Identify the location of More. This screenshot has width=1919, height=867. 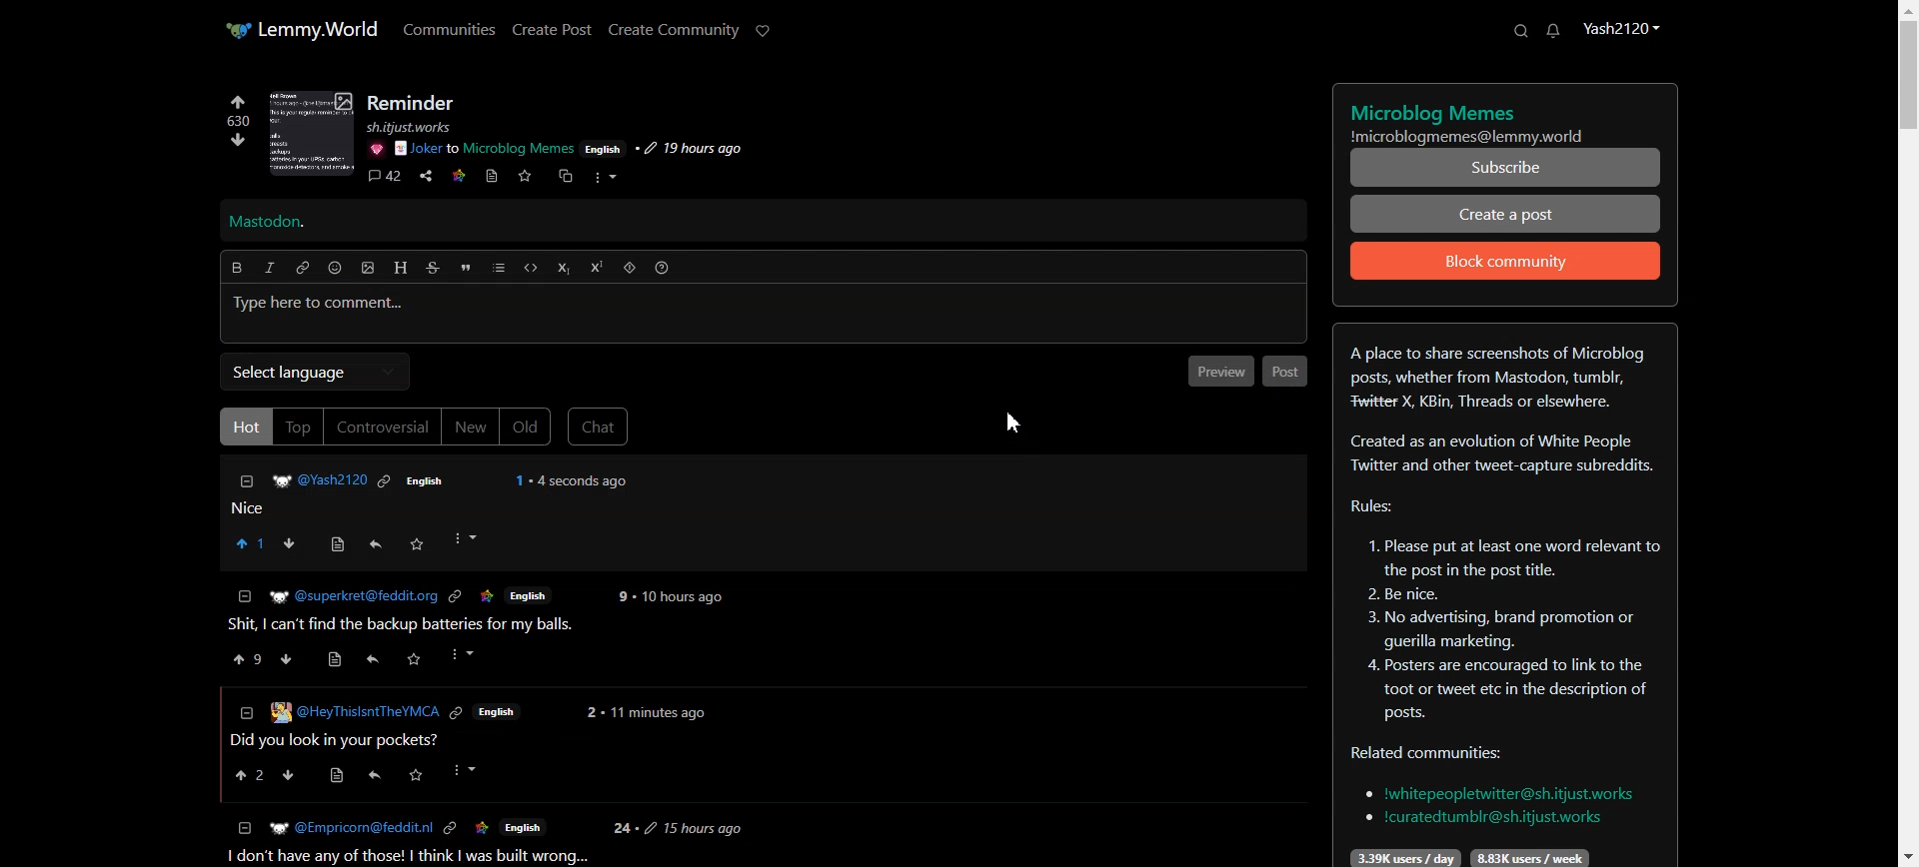
(605, 178).